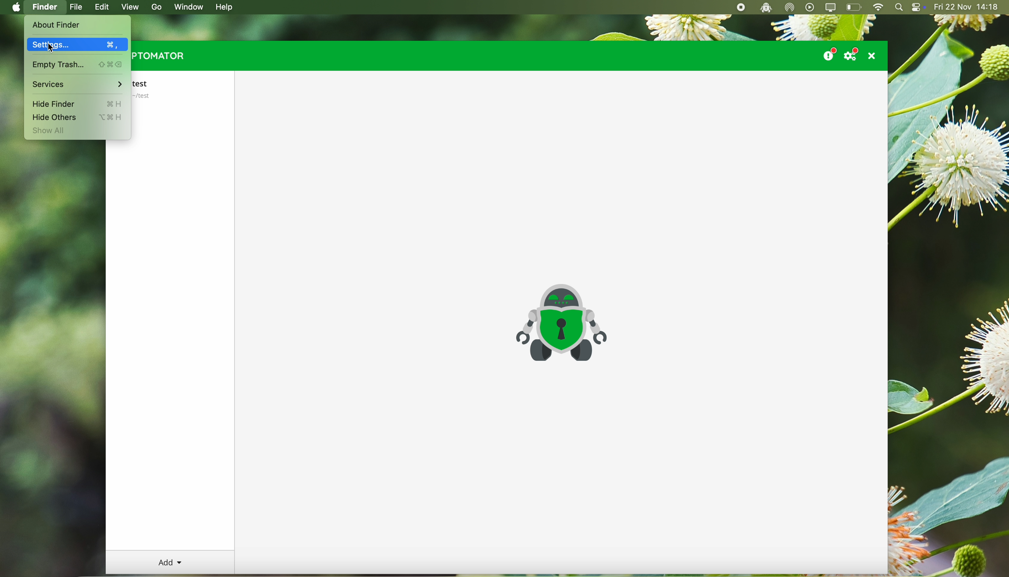 This screenshot has height=577, width=1009. I want to click on cryptomator open, so click(764, 8).